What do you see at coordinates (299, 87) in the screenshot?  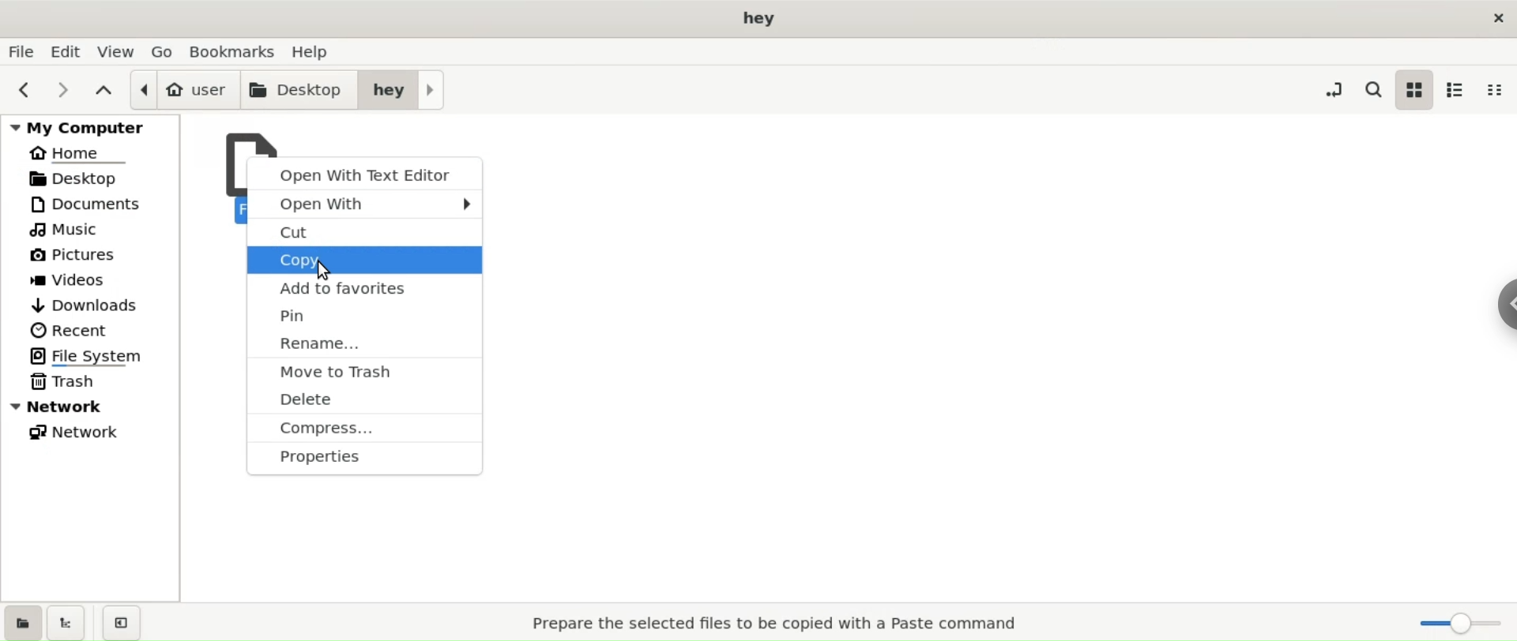 I see `desktop` at bounding box center [299, 87].